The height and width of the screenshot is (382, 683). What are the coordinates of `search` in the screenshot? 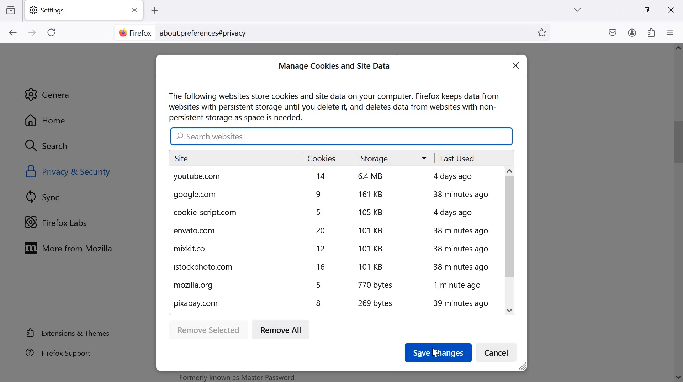 It's located at (54, 147).